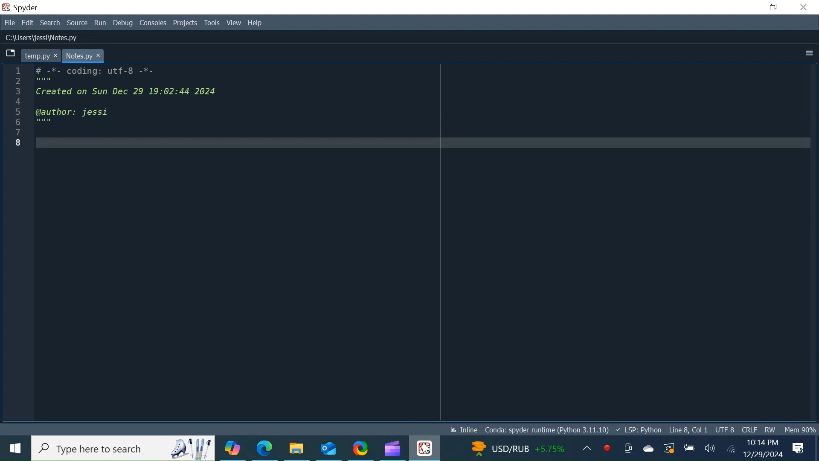 This screenshot has width=819, height=461. Describe the element at coordinates (628, 447) in the screenshot. I see `Meet now` at that location.